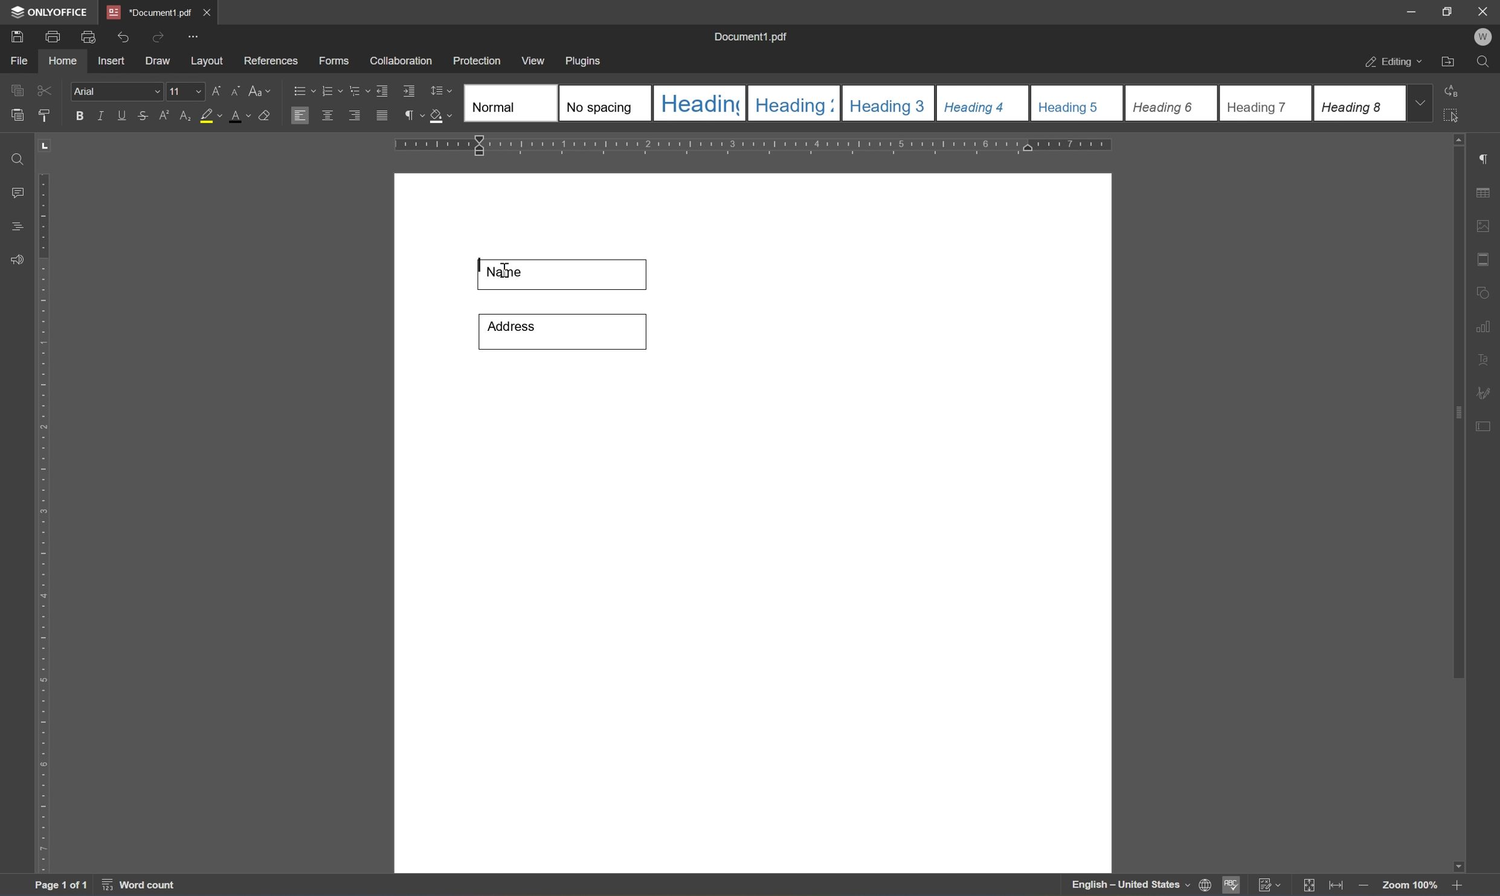 The image size is (1500, 896). Describe the element at coordinates (414, 115) in the screenshot. I see `nonprinting characters` at that location.